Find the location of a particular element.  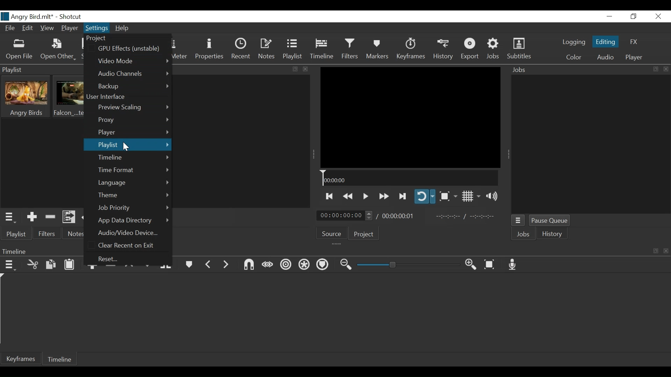

Audio Channel is located at coordinates (135, 73).